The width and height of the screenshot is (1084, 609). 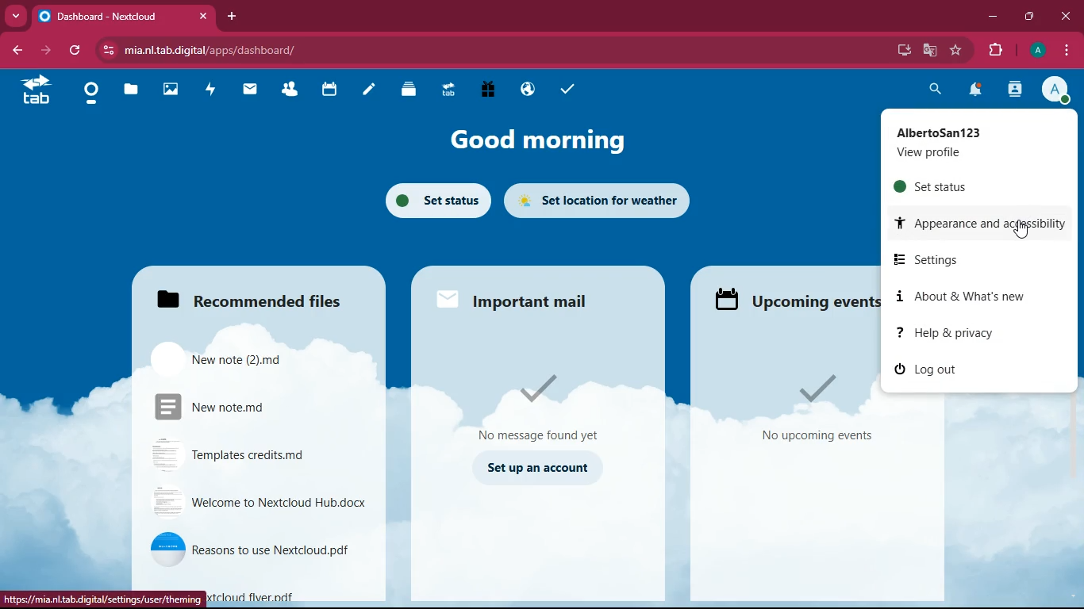 What do you see at coordinates (962, 370) in the screenshot?
I see `log out` at bounding box center [962, 370].